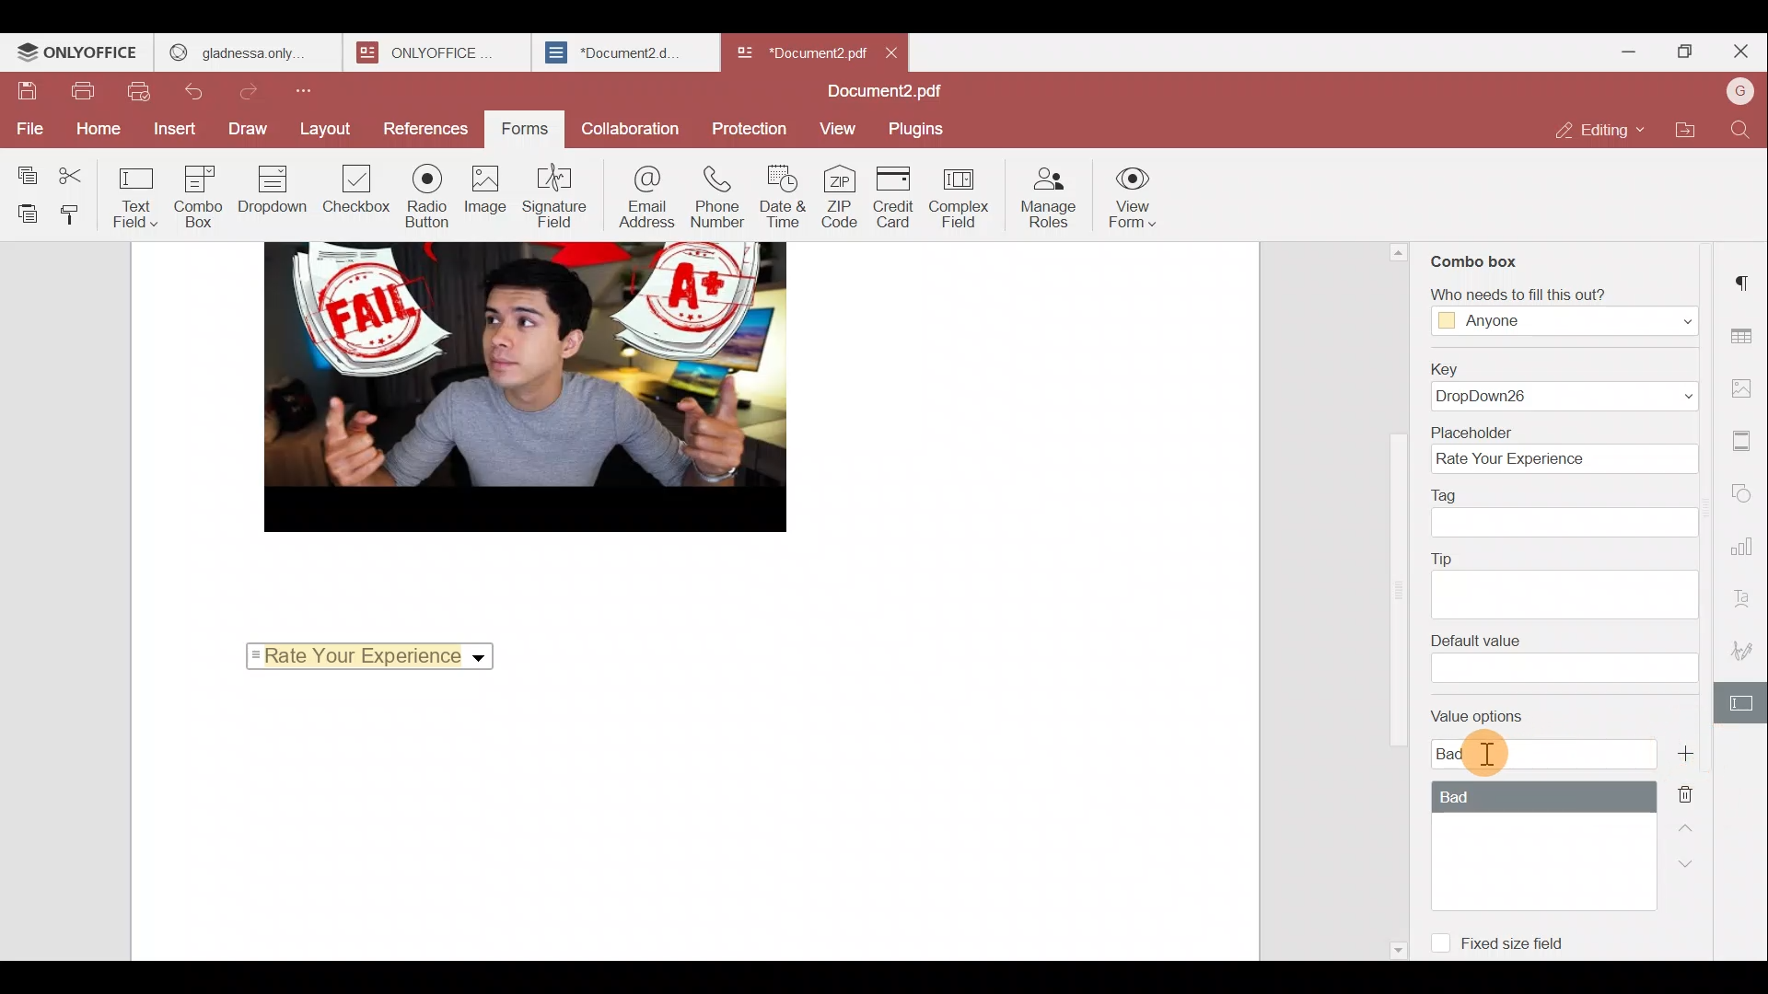  I want to click on Up, so click(1687, 834).